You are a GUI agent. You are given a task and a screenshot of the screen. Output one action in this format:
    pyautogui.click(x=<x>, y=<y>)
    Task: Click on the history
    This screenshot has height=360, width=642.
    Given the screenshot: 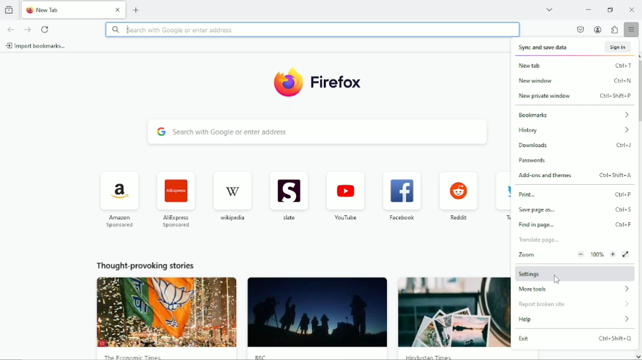 What is the action you would take?
    pyautogui.click(x=577, y=130)
    